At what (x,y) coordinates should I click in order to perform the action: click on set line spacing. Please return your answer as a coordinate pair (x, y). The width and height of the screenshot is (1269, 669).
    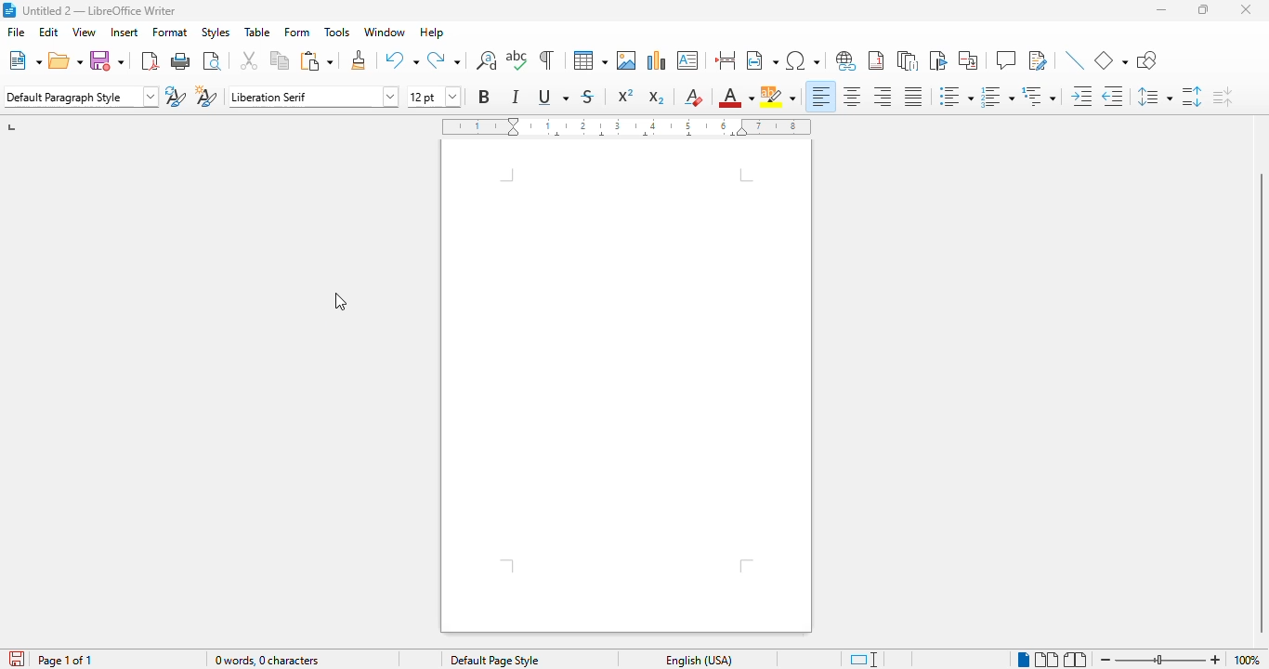
    Looking at the image, I should click on (1155, 96).